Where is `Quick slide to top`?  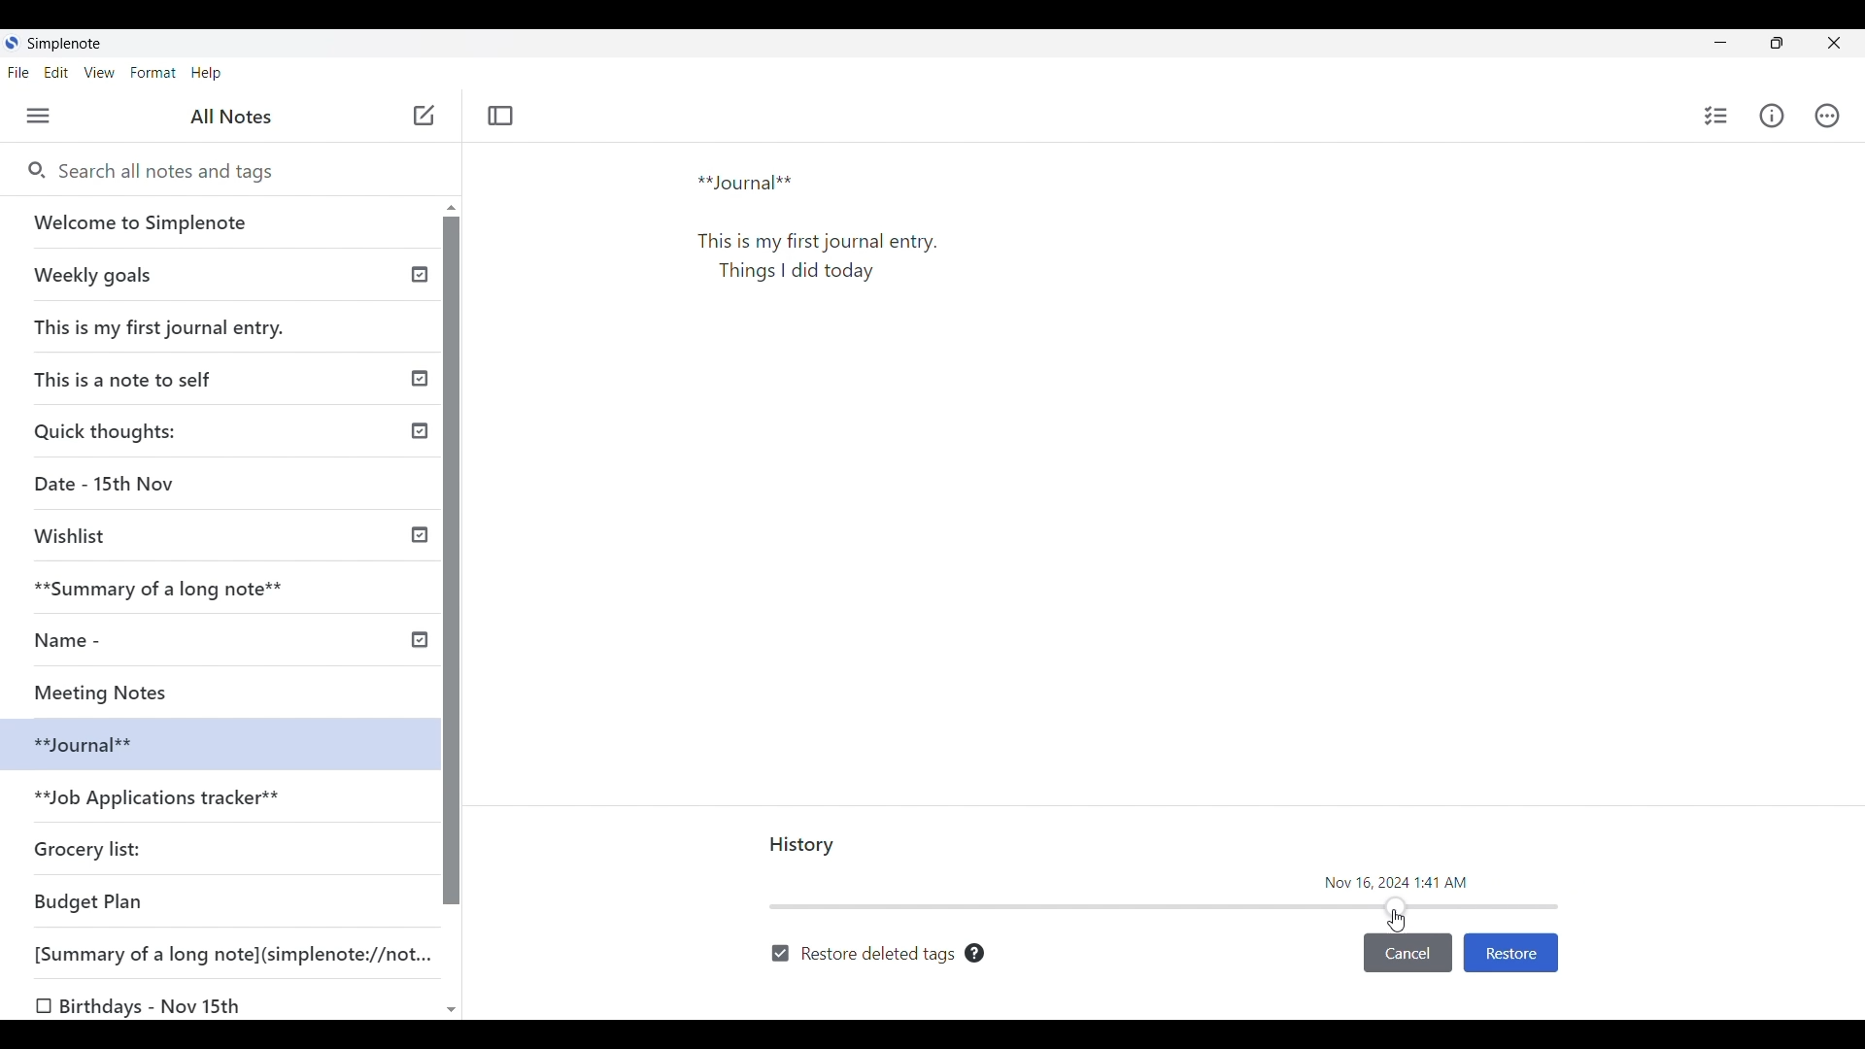
Quick slide to top is located at coordinates (452, 208).